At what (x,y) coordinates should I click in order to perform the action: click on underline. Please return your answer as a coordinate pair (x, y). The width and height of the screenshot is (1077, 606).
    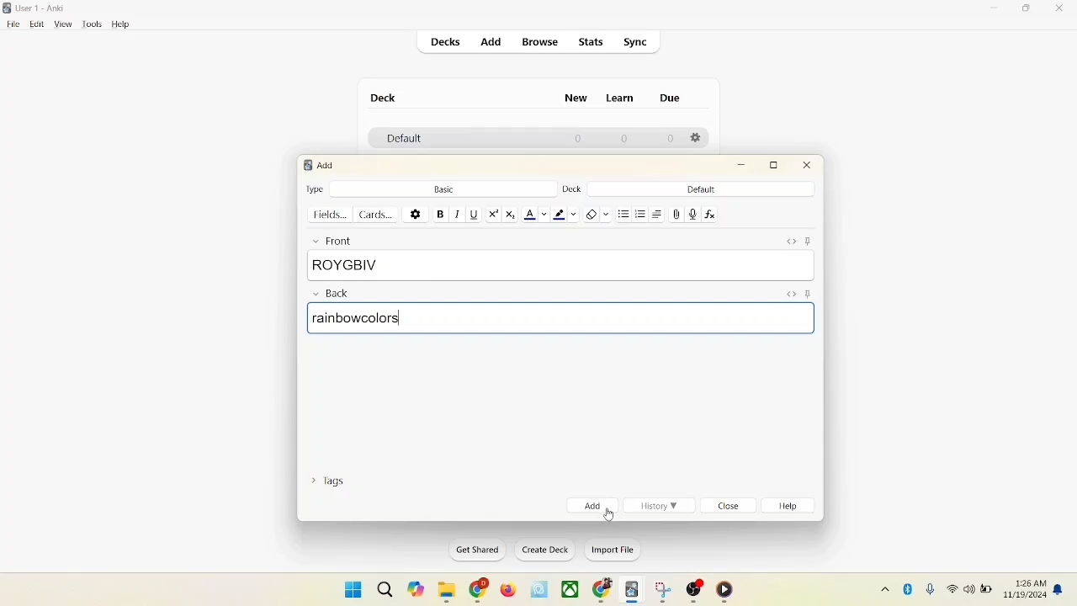
    Looking at the image, I should click on (473, 214).